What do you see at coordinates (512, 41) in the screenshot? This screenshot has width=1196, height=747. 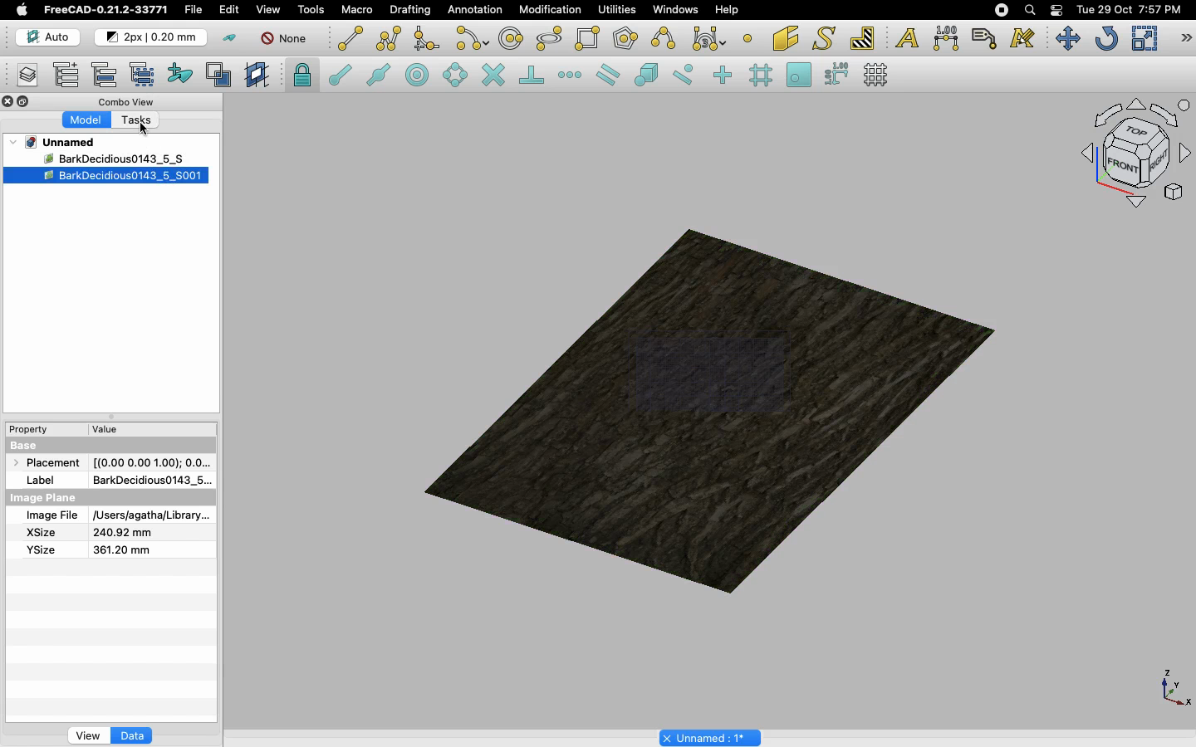 I see `Circle` at bounding box center [512, 41].